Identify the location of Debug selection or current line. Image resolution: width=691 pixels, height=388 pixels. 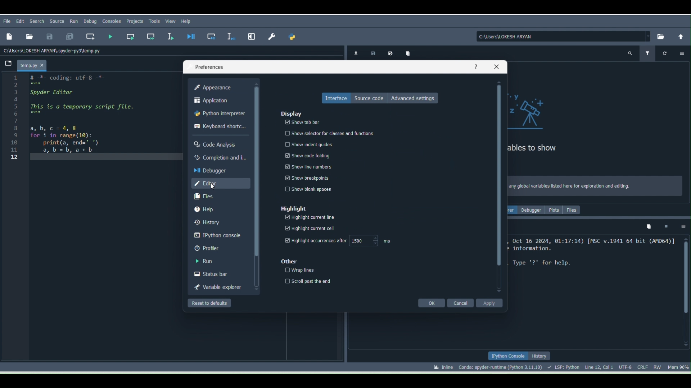
(230, 35).